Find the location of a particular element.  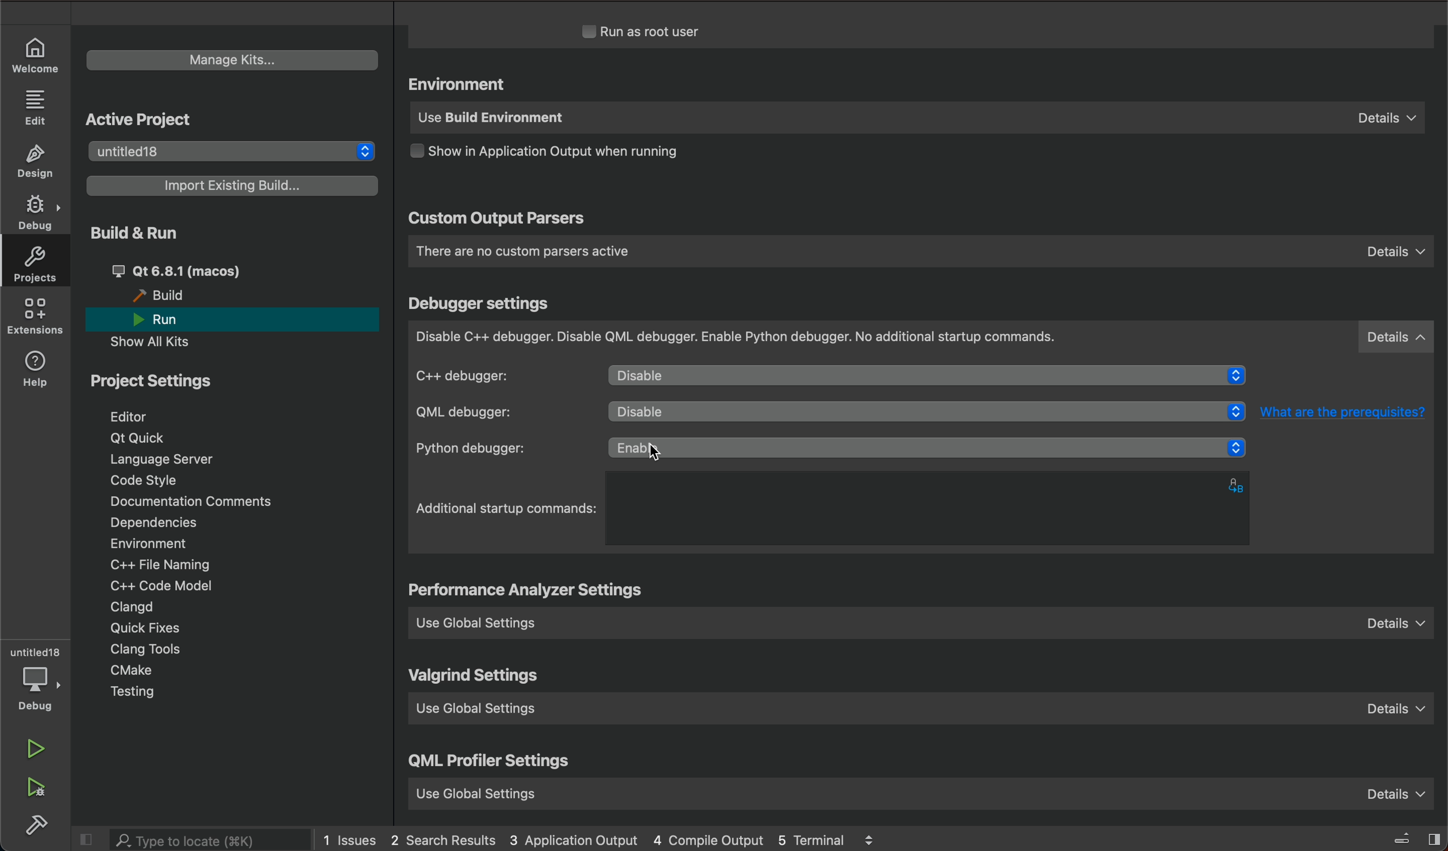

quick  is located at coordinates (149, 629).